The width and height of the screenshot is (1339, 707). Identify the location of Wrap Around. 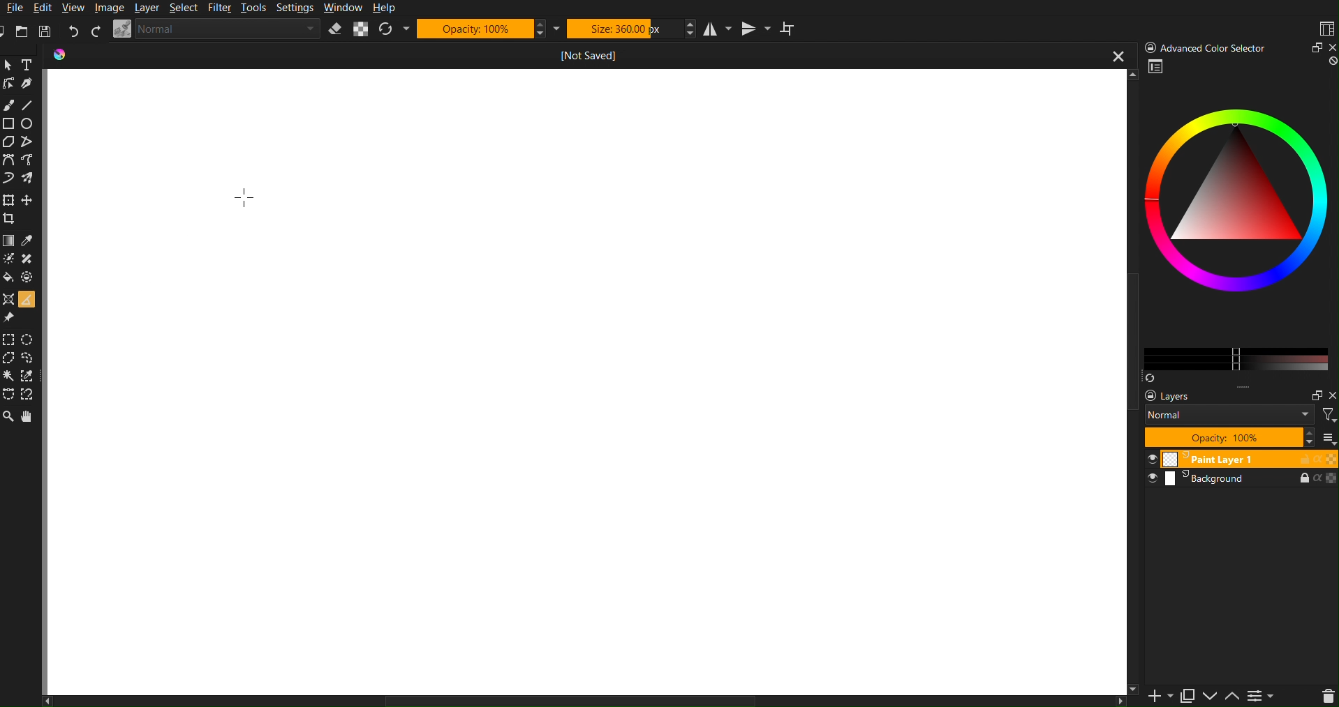
(790, 29).